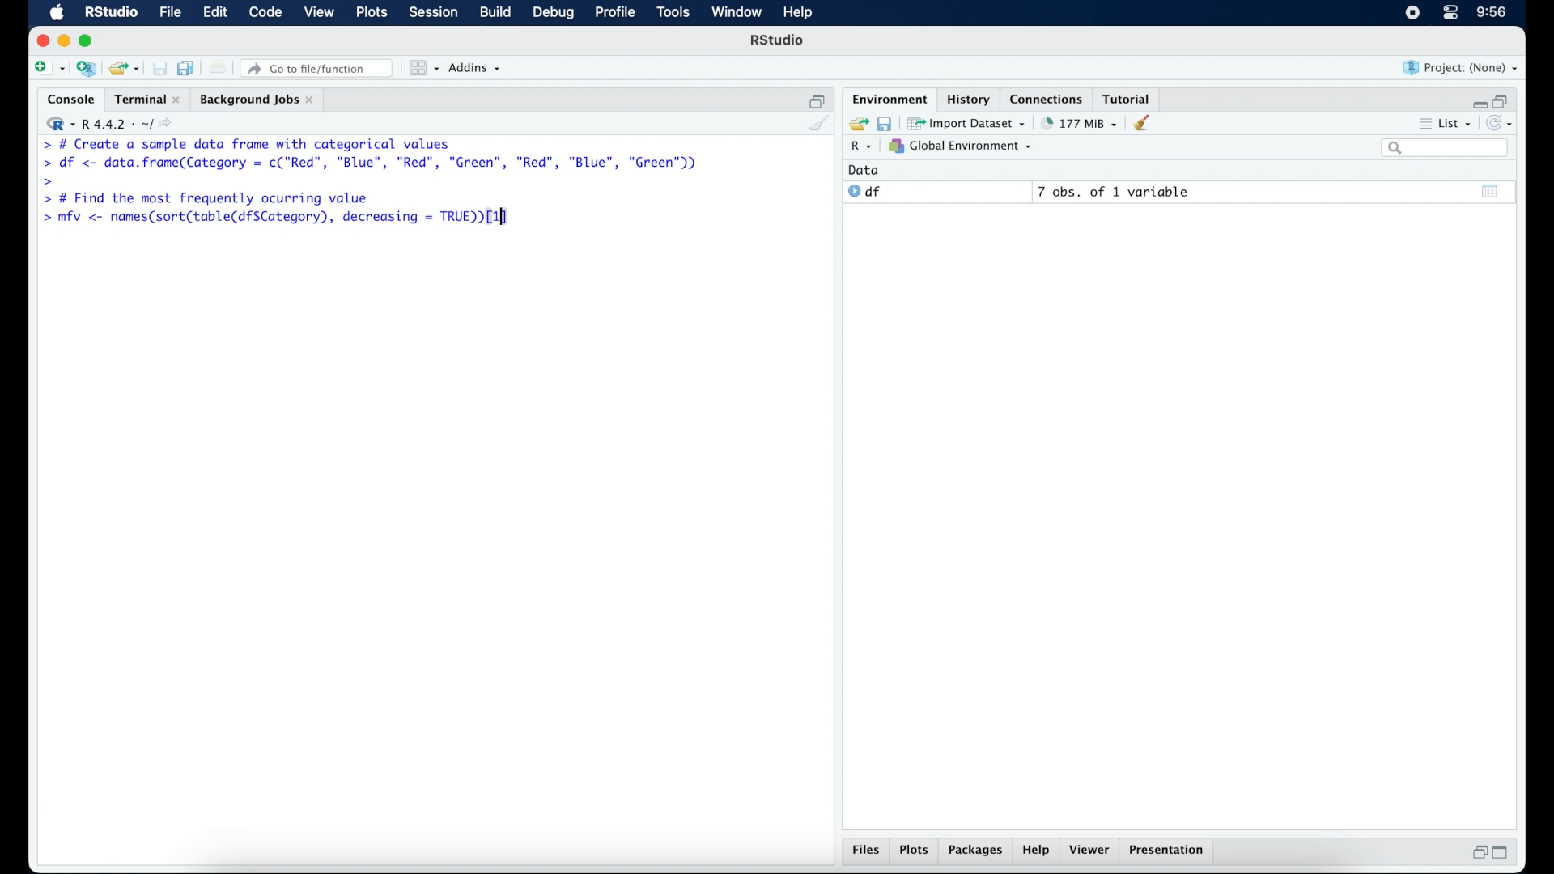  What do you see at coordinates (1477, 852) in the screenshot?
I see `restore down` at bounding box center [1477, 852].